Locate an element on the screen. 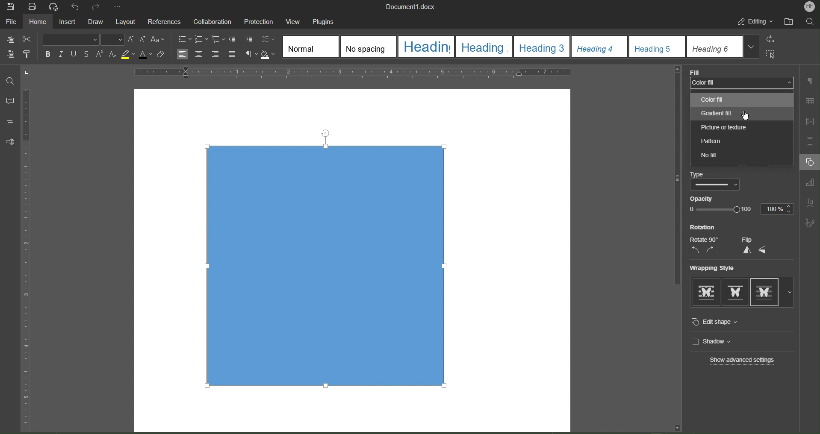 The width and height of the screenshot is (820, 434). Search is located at coordinates (811, 22).